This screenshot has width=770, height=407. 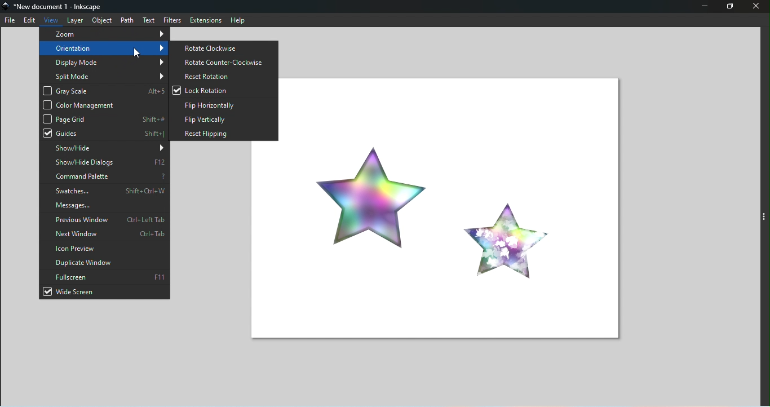 I want to click on Page grid, so click(x=103, y=118).